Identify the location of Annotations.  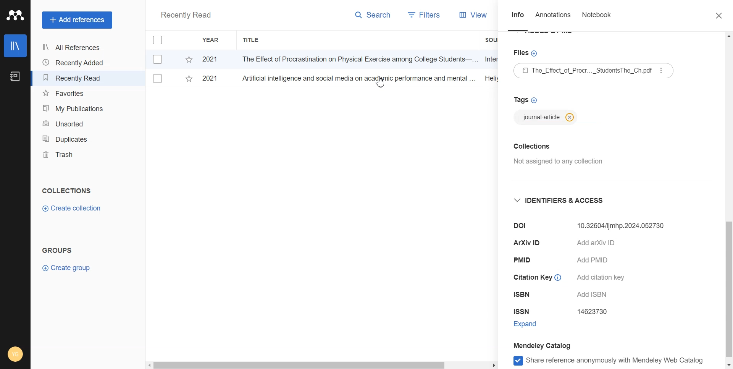
(554, 17).